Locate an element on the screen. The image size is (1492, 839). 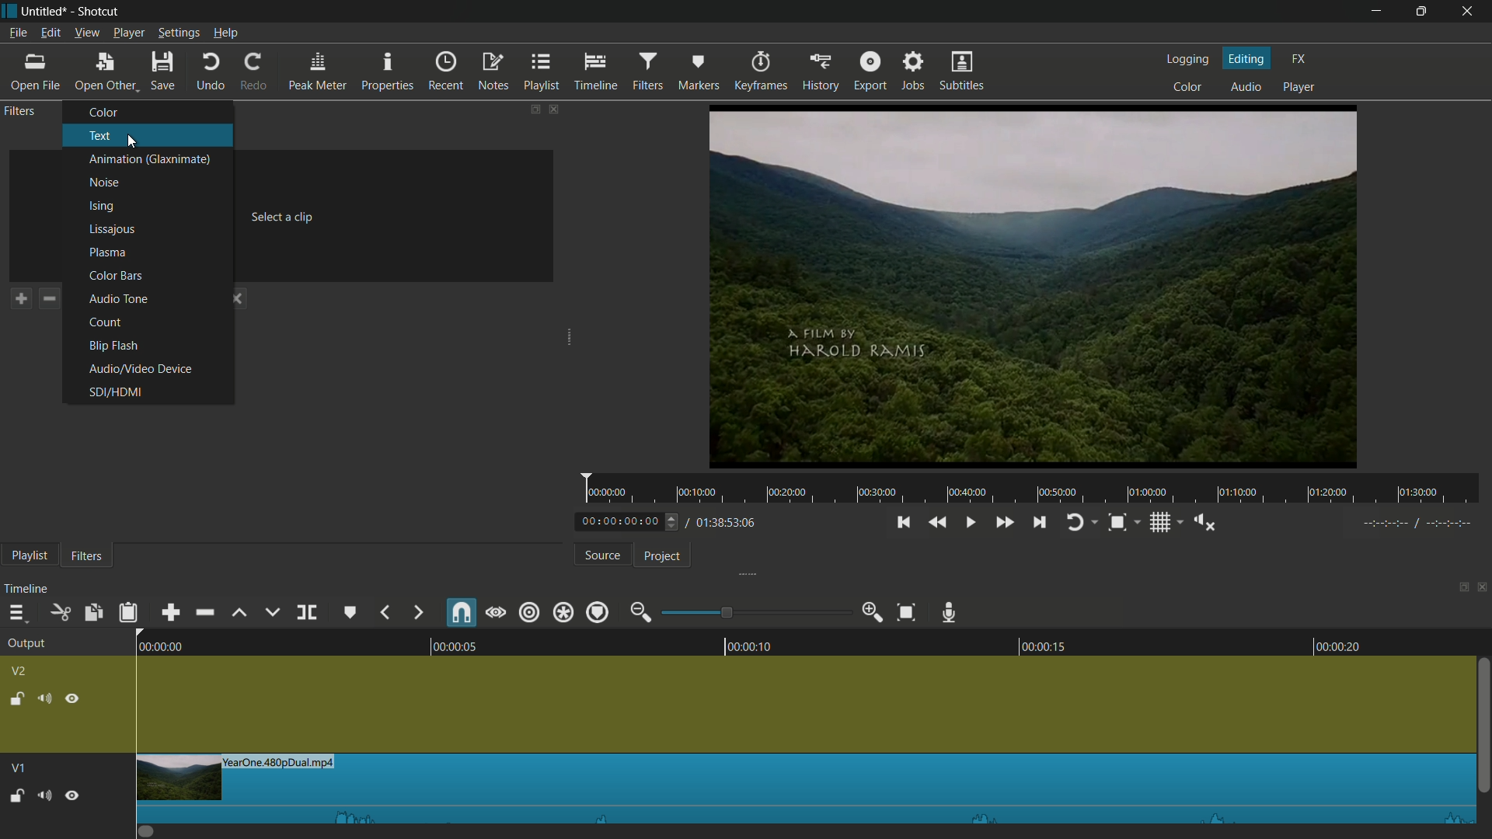
show volume control is located at coordinates (1204, 520).